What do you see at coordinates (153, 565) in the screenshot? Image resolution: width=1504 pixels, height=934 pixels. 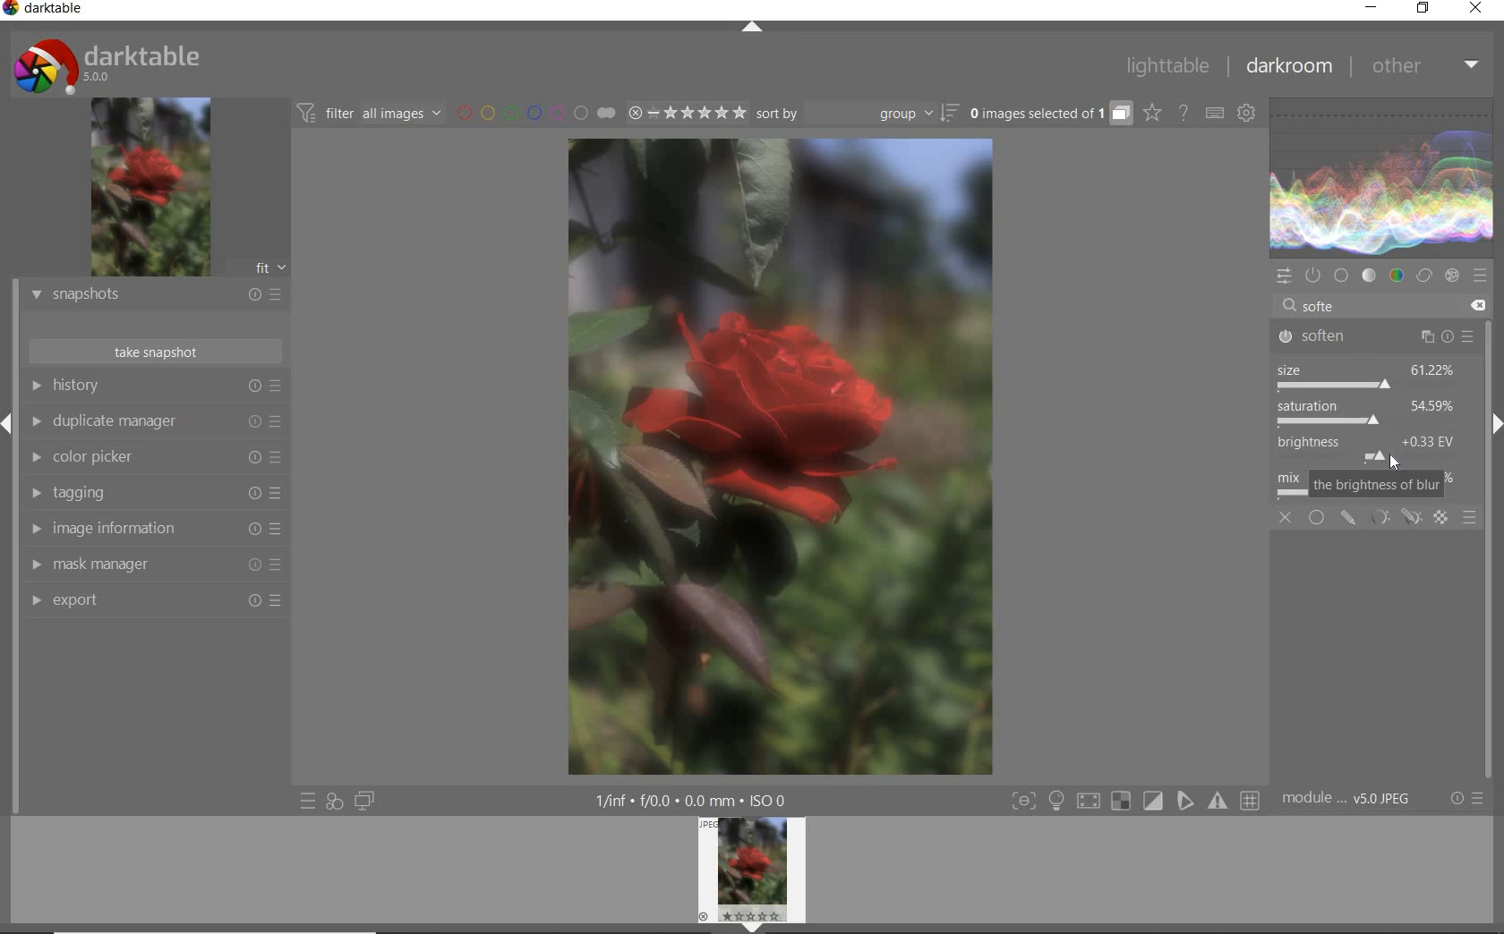 I see `mask manager` at bounding box center [153, 565].